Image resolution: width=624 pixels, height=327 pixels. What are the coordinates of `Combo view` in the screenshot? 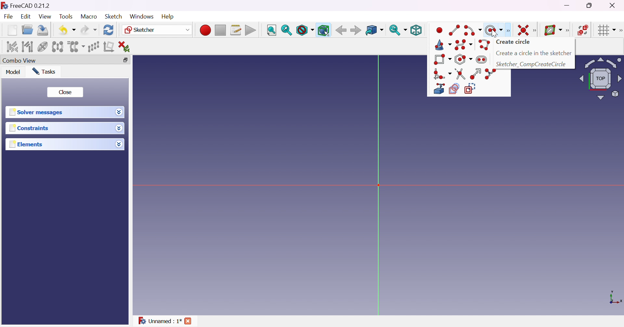 It's located at (20, 60).